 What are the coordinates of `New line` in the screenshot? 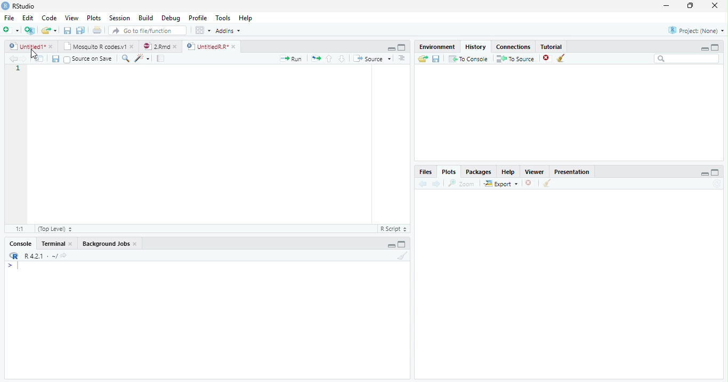 It's located at (13, 265).